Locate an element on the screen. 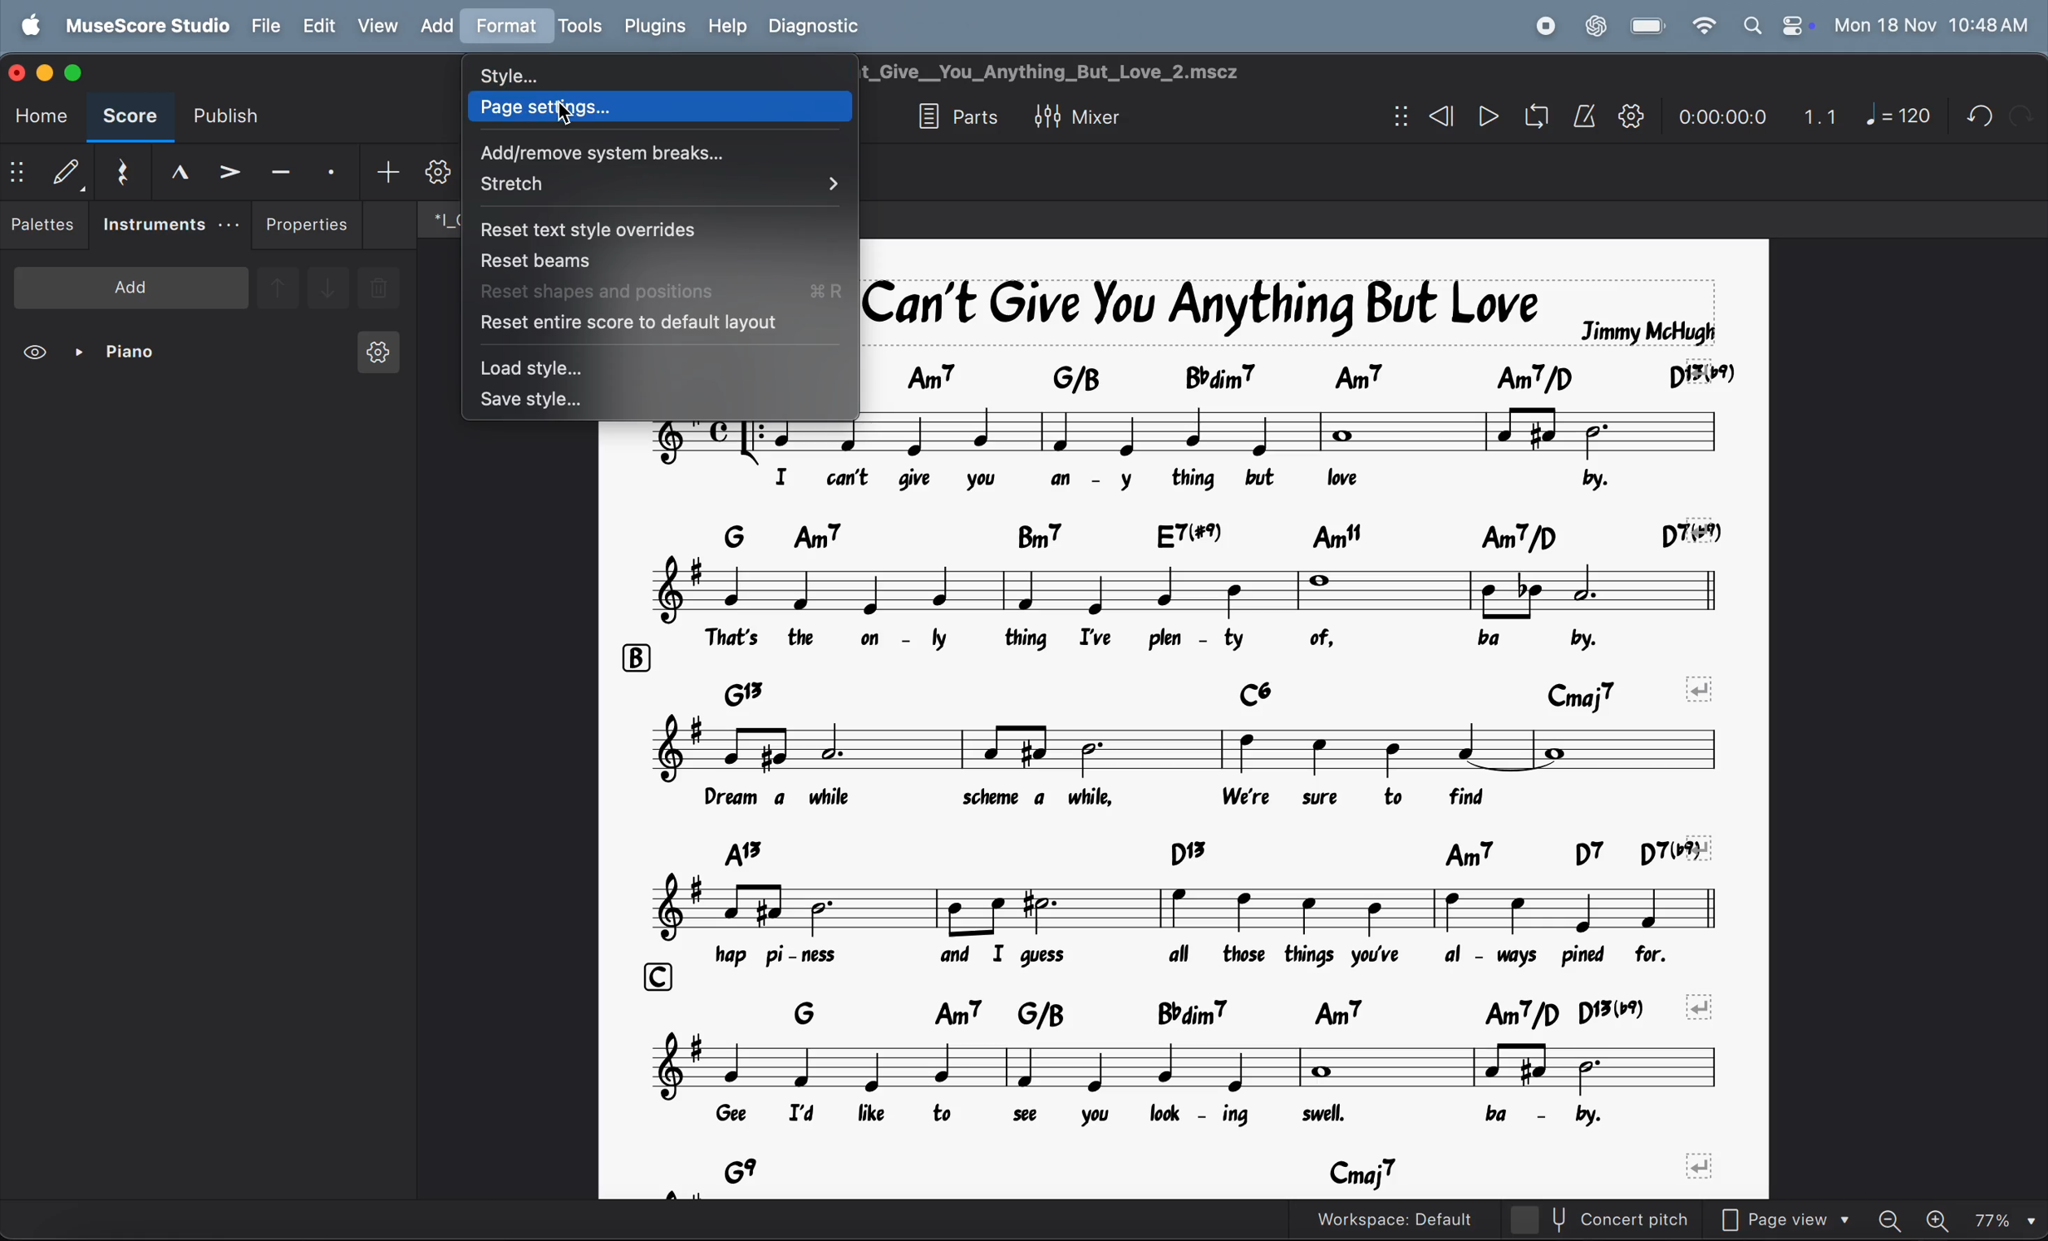 This screenshot has height=1241, width=2048. palettes is located at coordinates (45, 228).